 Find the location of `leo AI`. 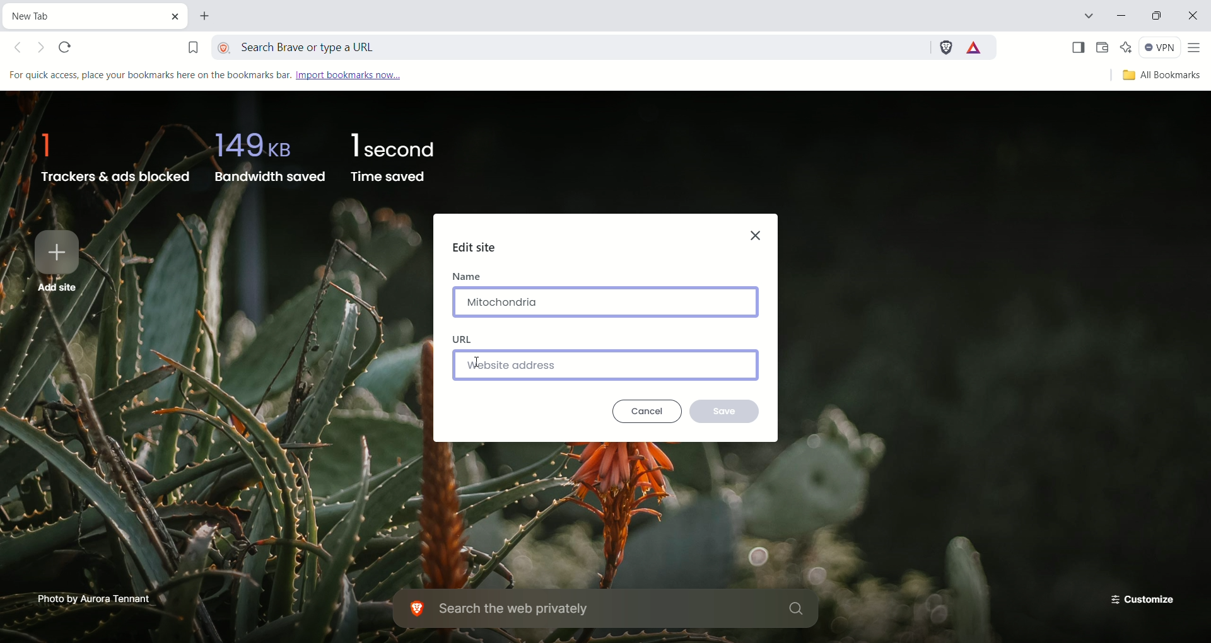

leo AI is located at coordinates (1126, 47).